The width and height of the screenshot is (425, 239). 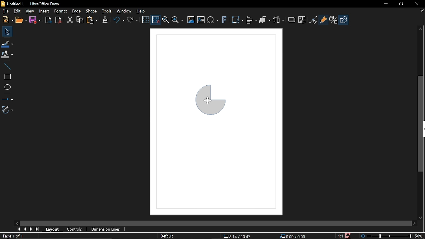 What do you see at coordinates (237, 236) in the screenshot?
I see `8.14/10.47(position)` at bounding box center [237, 236].